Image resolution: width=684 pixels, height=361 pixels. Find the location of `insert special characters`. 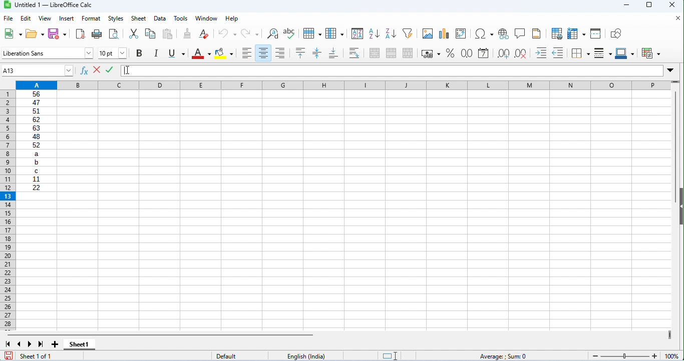

insert special characters is located at coordinates (484, 34).